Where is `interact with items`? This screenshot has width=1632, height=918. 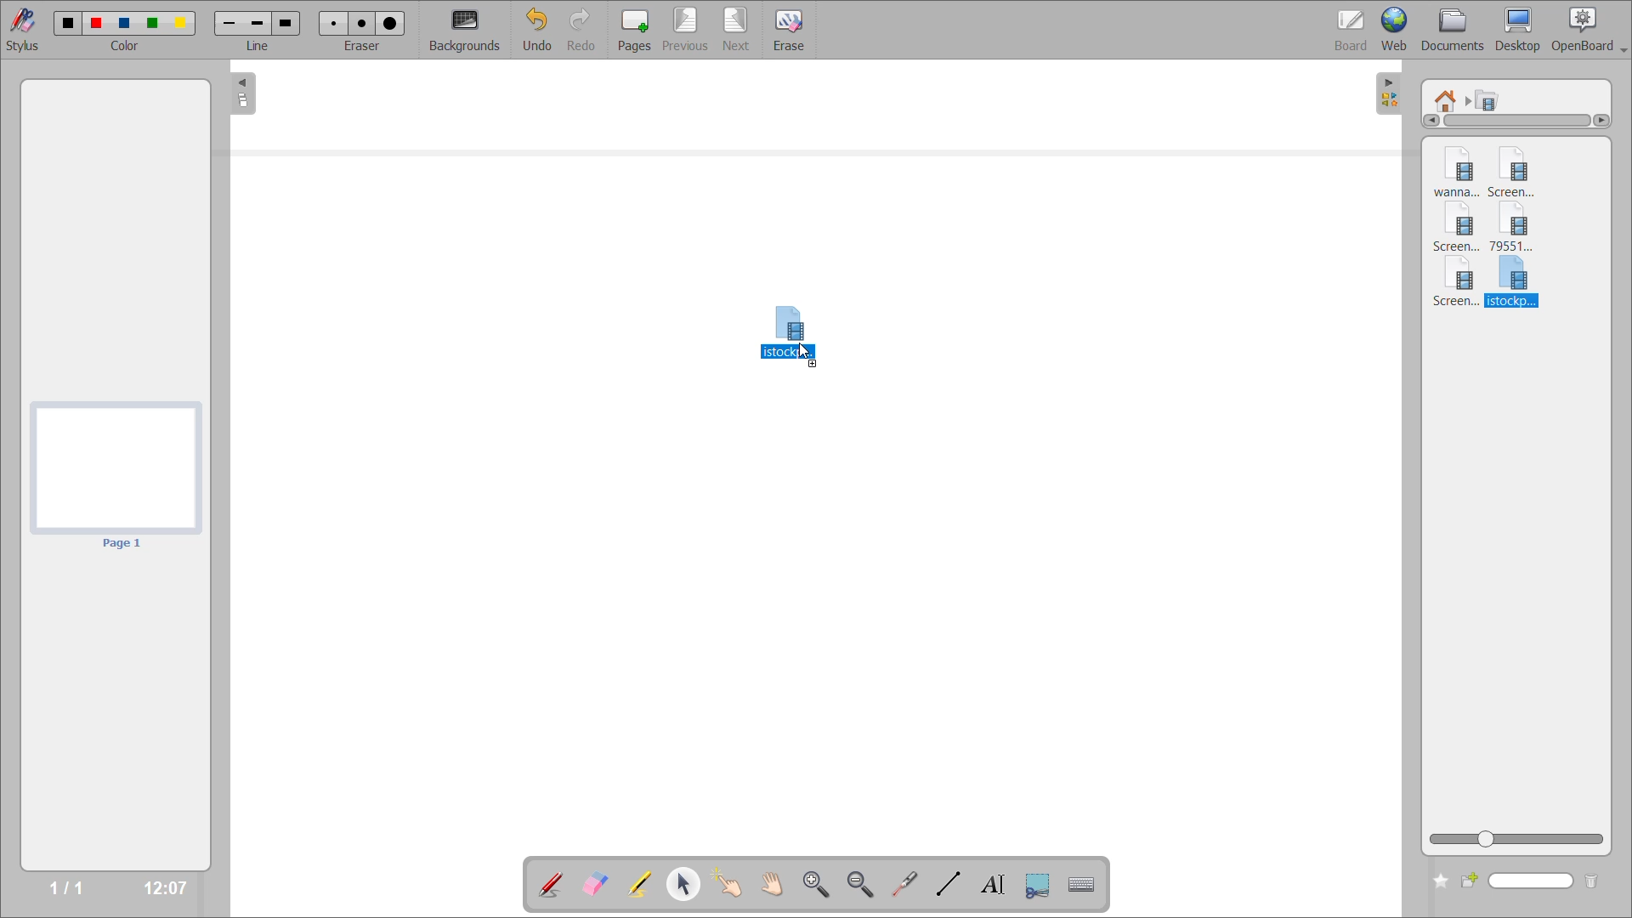
interact with items is located at coordinates (734, 888).